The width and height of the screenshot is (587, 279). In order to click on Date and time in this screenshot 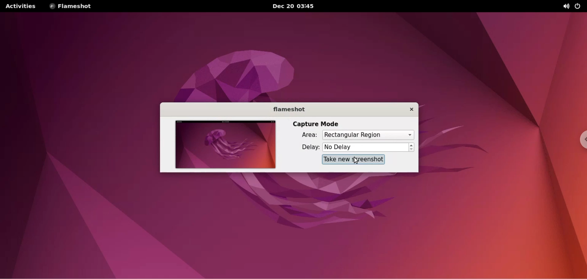, I will do `click(296, 6)`.